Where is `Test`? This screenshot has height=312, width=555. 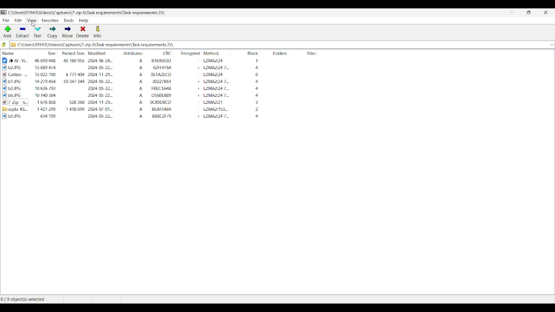
Test is located at coordinates (38, 33).